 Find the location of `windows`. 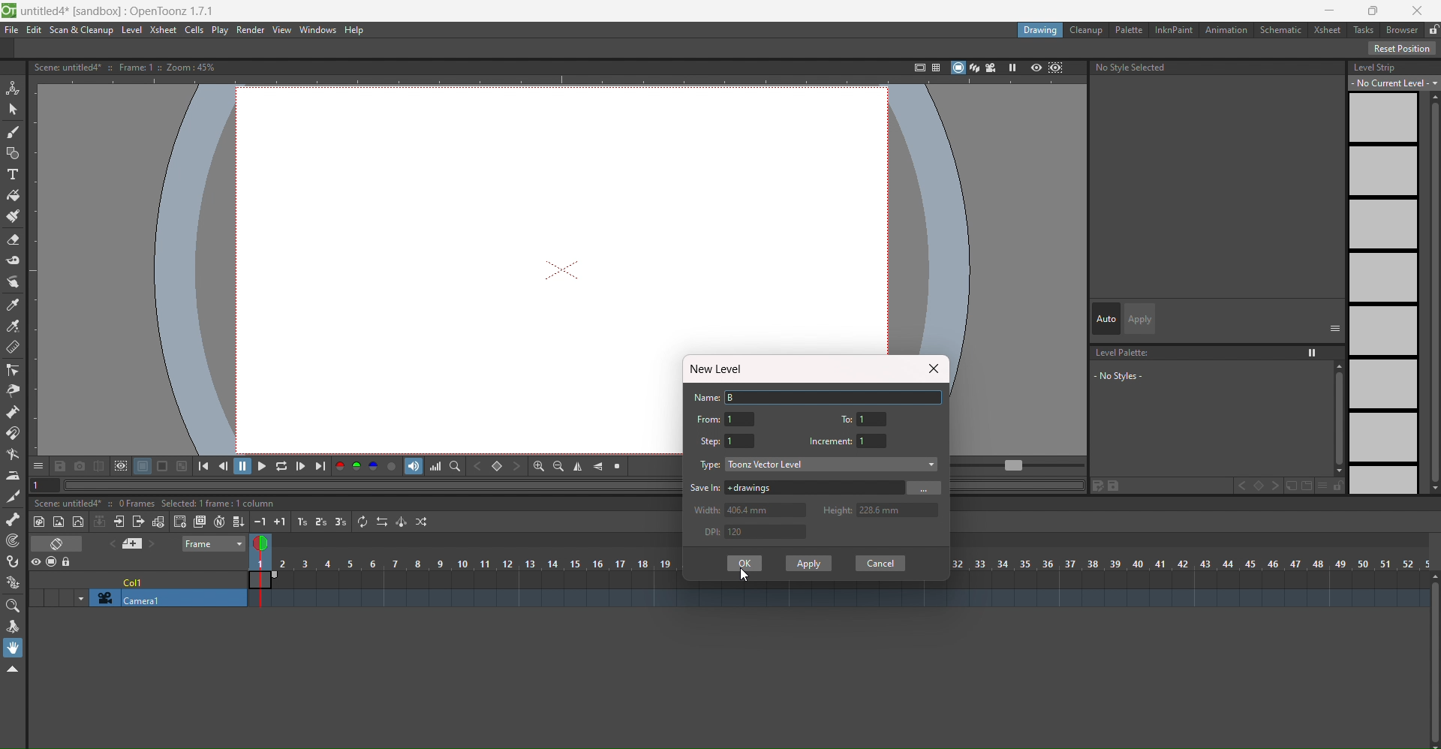

windows is located at coordinates (320, 30).